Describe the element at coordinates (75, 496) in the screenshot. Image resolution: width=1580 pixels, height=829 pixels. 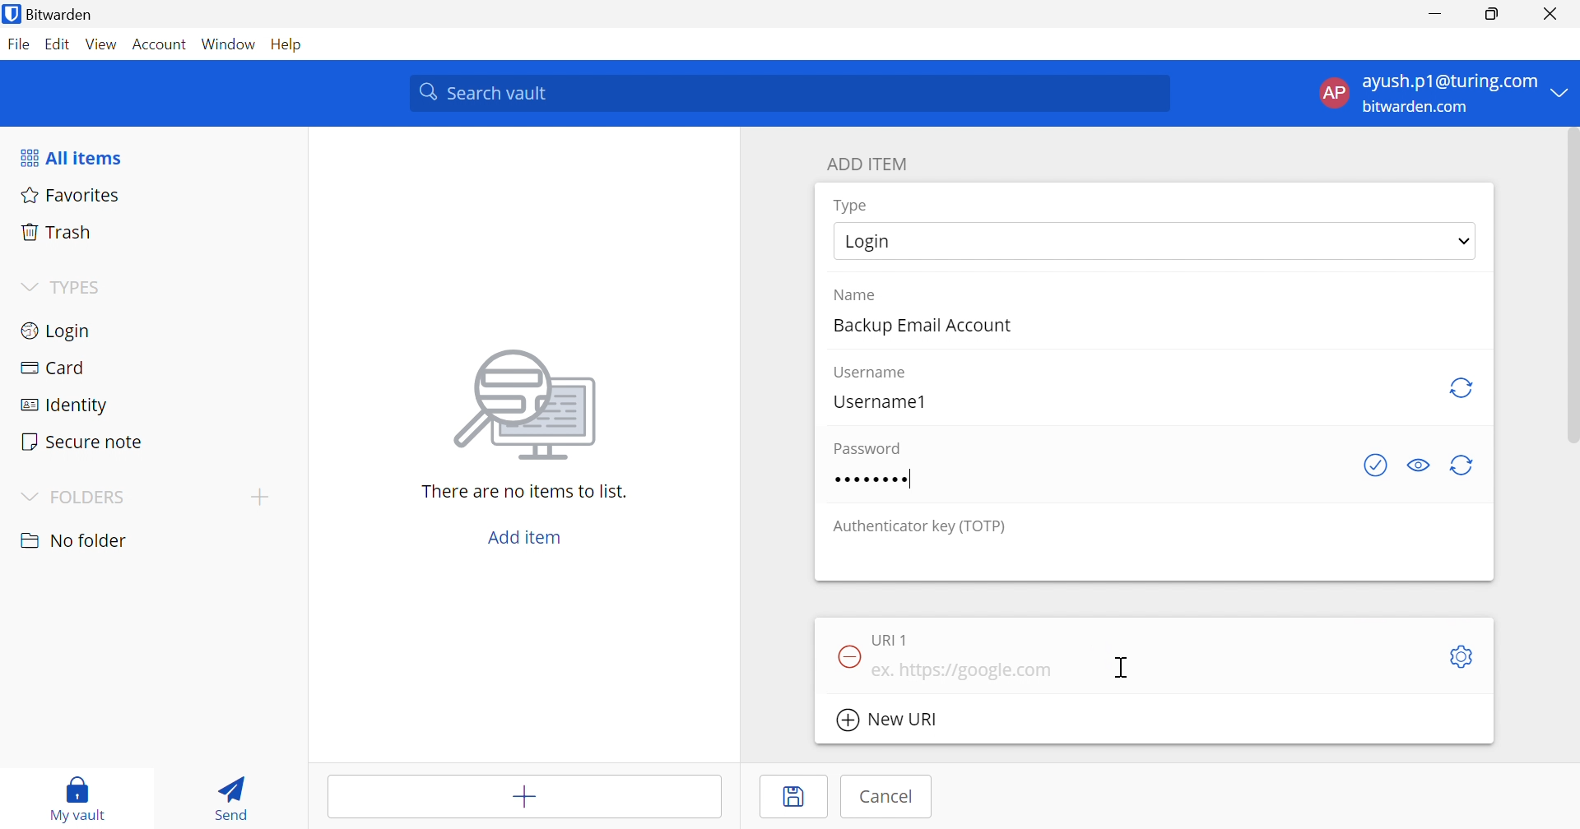
I see `FOLDERS` at that location.